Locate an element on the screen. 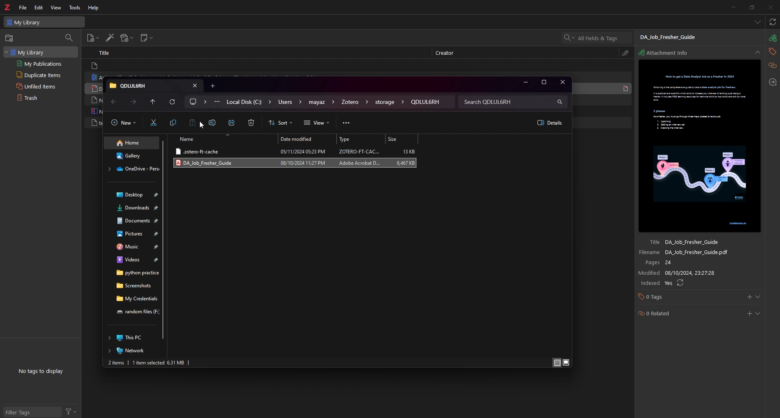 This screenshot has width=780, height=418. recent is located at coordinates (153, 102).